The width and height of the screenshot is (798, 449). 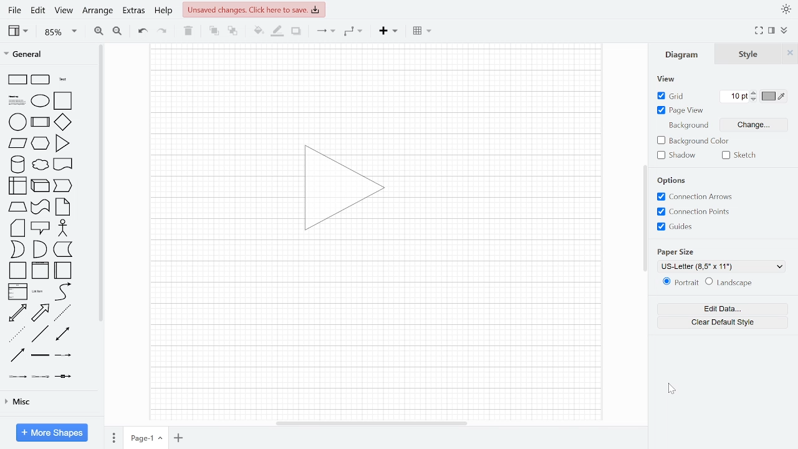 What do you see at coordinates (296, 31) in the screenshot?
I see `Shadow ` at bounding box center [296, 31].